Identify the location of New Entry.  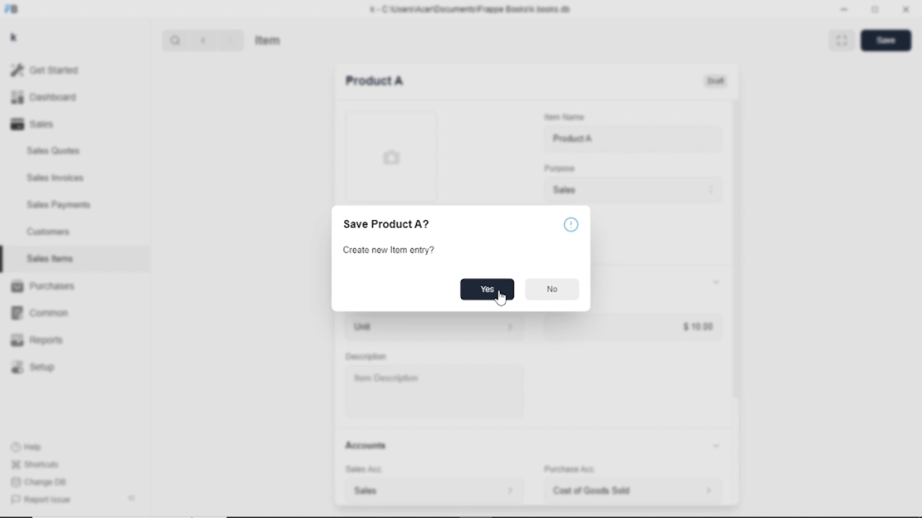
(375, 81).